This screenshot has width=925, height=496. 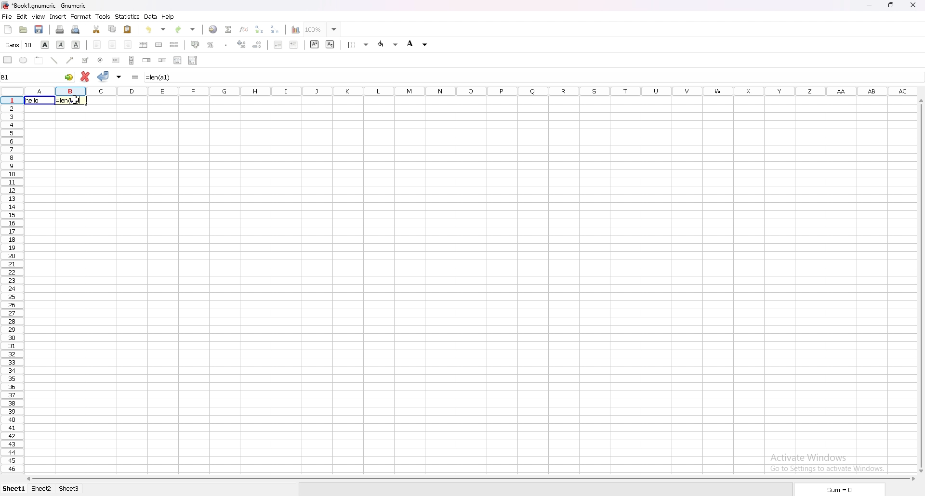 What do you see at coordinates (178, 60) in the screenshot?
I see `create list` at bounding box center [178, 60].